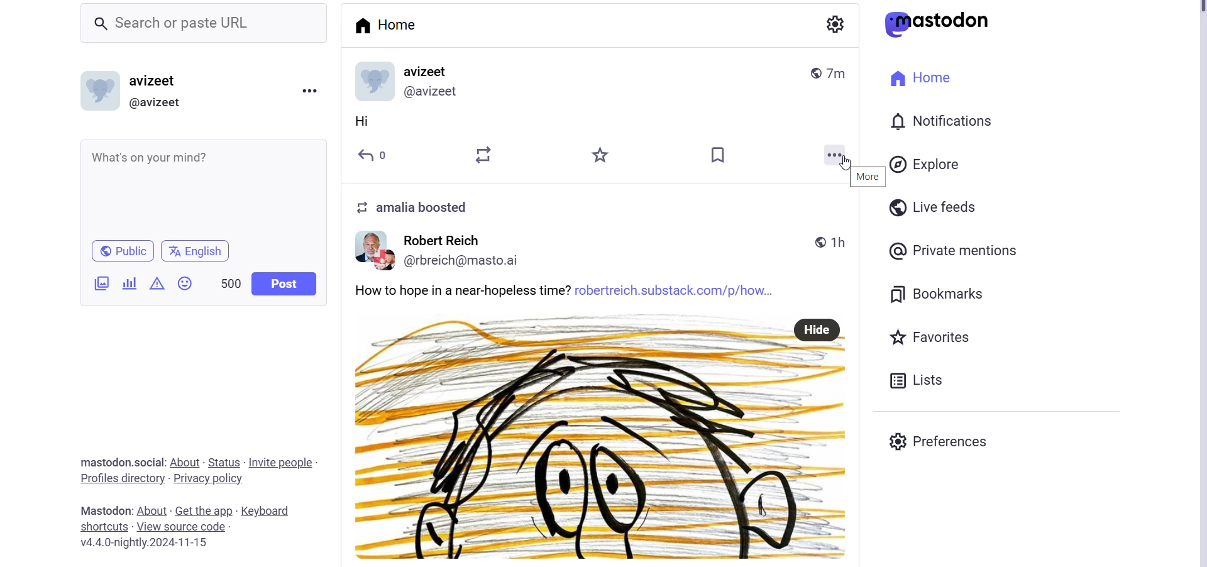 Image resolution: width=1207 pixels, height=567 pixels. What do you see at coordinates (863, 173) in the screenshot?
I see `More` at bounding box center [863, 173].